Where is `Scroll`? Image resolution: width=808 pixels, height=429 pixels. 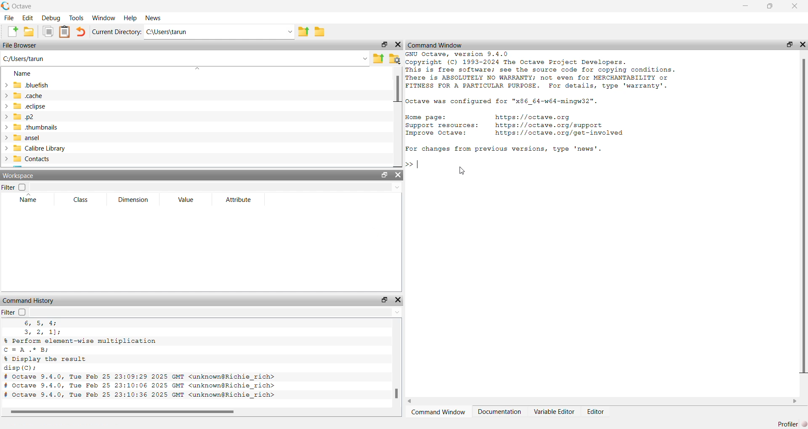 Scroll is located at coordinates (200, 413).